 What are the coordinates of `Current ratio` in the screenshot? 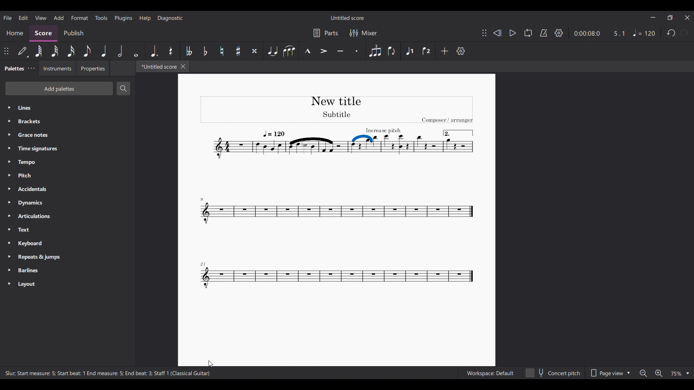 It's located at (619, 33).